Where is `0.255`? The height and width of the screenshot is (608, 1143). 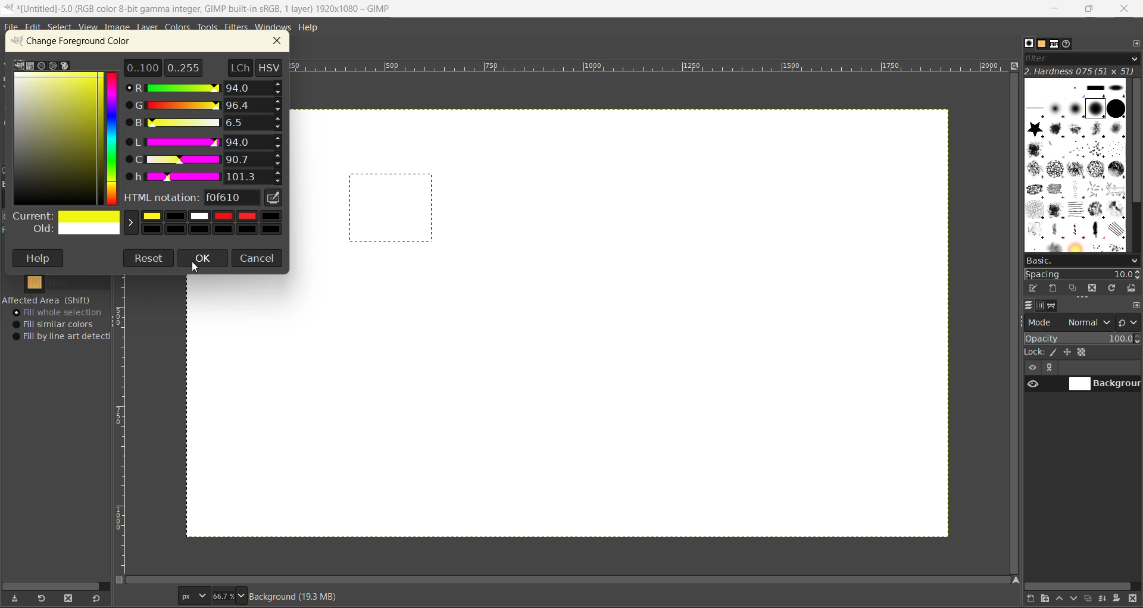 0.255 is located at coordinates (183, 65).